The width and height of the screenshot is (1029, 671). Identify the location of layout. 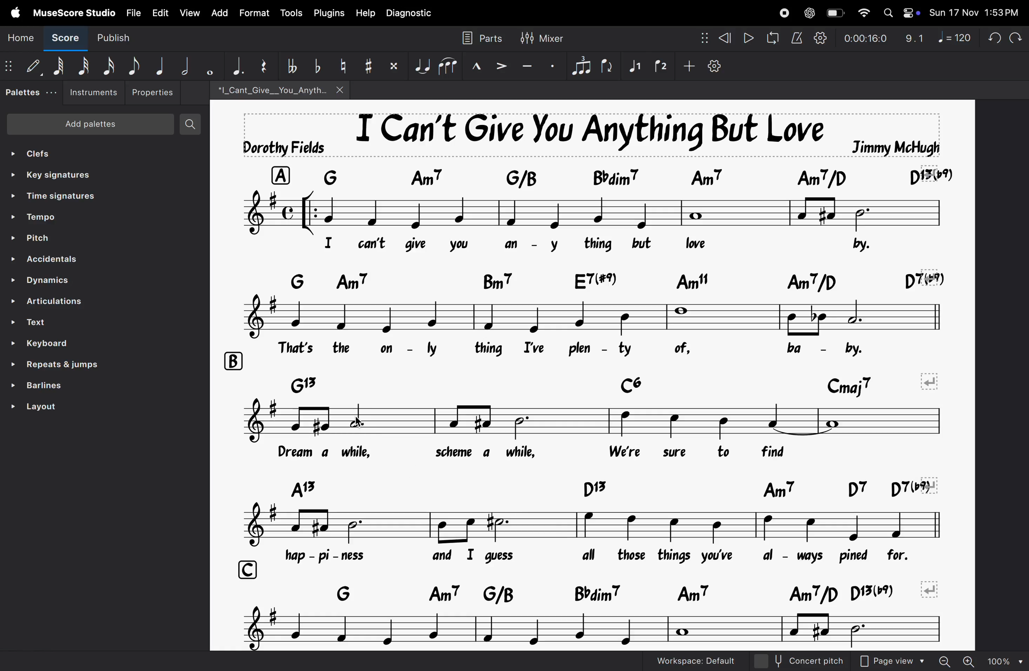
(37, 406).